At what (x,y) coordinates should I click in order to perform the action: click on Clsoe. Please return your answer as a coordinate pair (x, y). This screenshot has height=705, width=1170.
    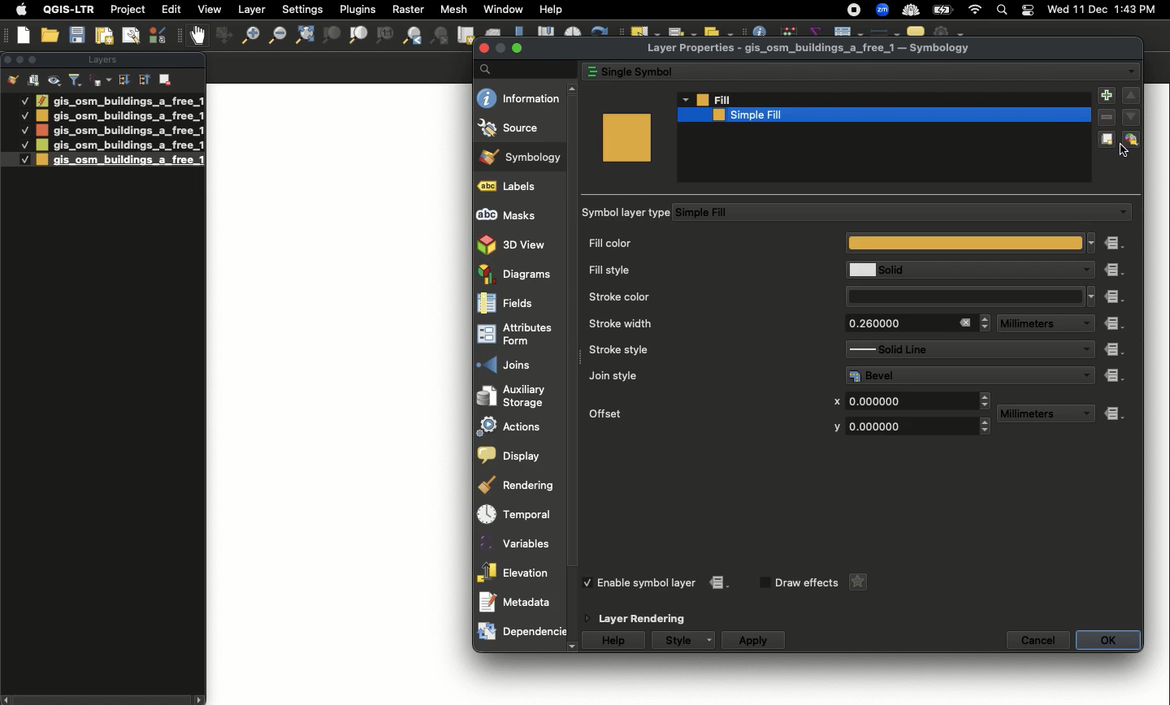
    Looking at the image, I should click on (7, 59).